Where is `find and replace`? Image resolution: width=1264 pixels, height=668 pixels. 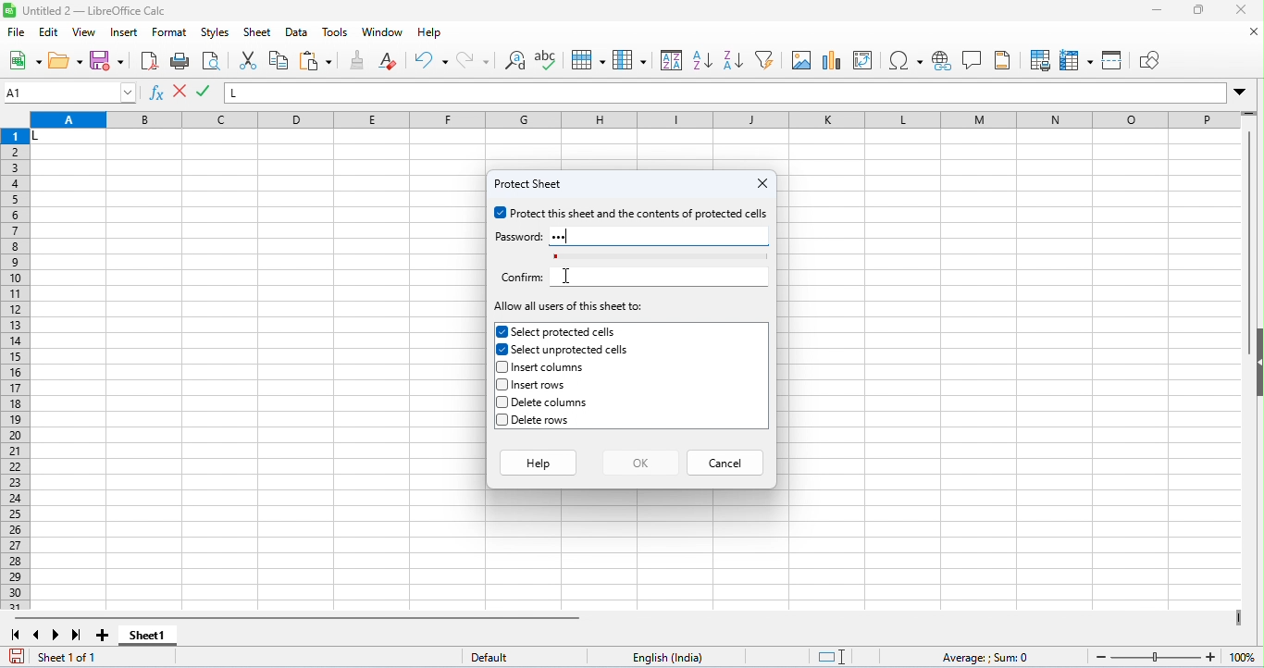
find and replace is located at coordinates (517, 62).